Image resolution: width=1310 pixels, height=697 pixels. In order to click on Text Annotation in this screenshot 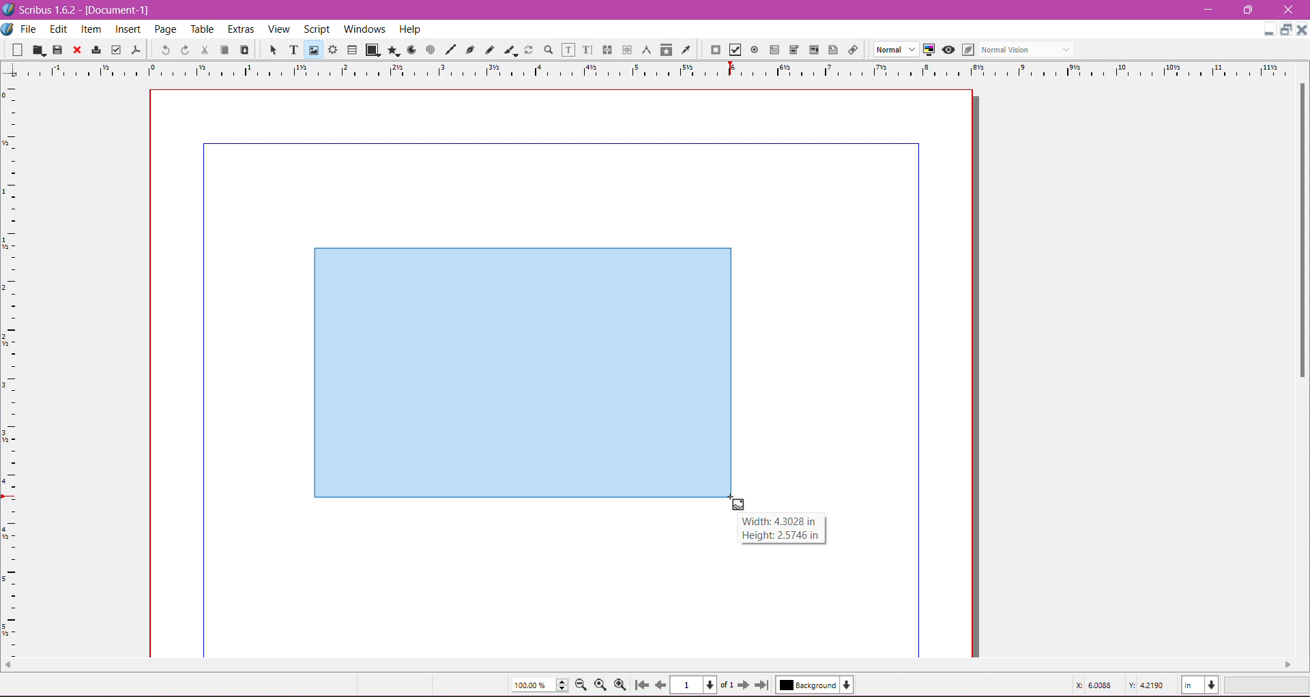, I will do `click(833, 50)`.